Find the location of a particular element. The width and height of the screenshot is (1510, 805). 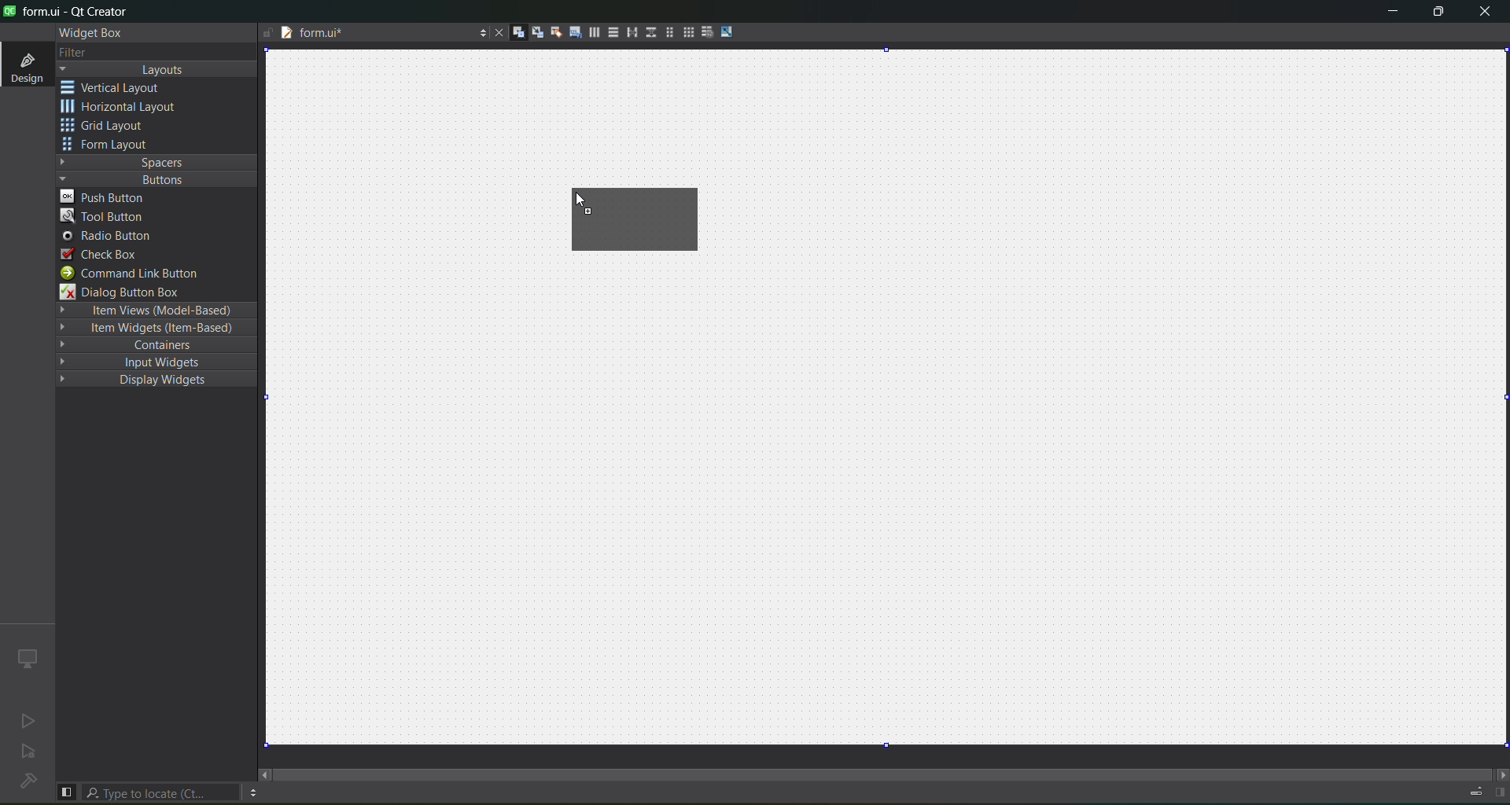

show/hide left pane is located at coordinates (66, 791).